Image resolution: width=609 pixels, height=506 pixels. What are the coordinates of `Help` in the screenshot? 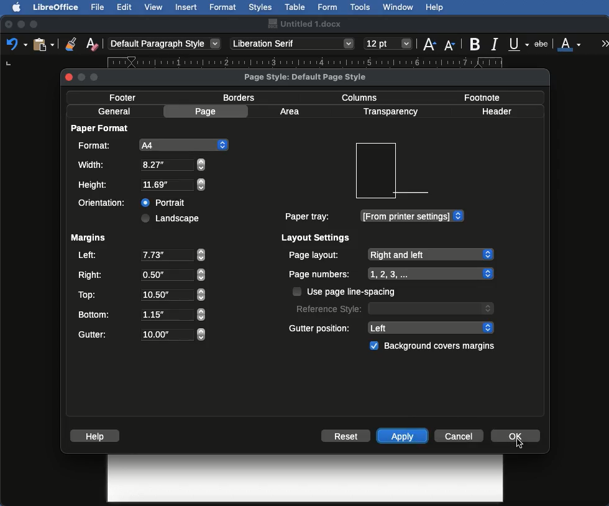 It's located at (97, 436).